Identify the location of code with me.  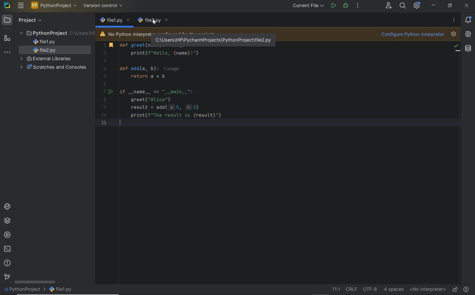
(389, 6).